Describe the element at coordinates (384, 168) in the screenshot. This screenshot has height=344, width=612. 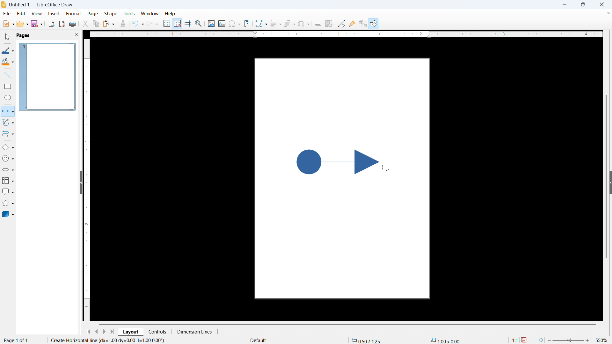
I see `cursor` at that location.